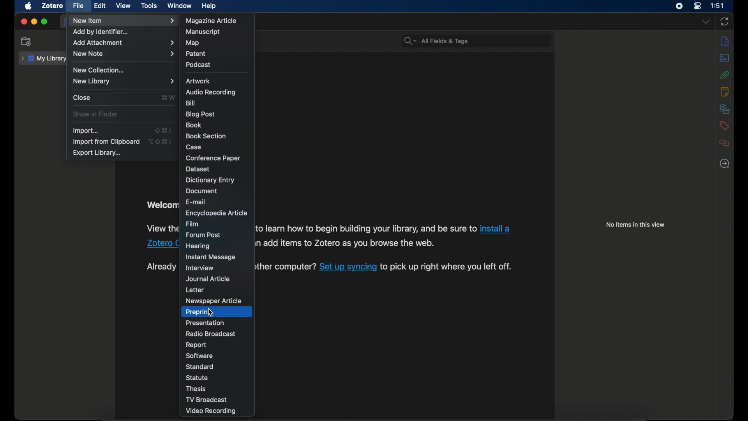  I want to click on file, so click(79, 5).